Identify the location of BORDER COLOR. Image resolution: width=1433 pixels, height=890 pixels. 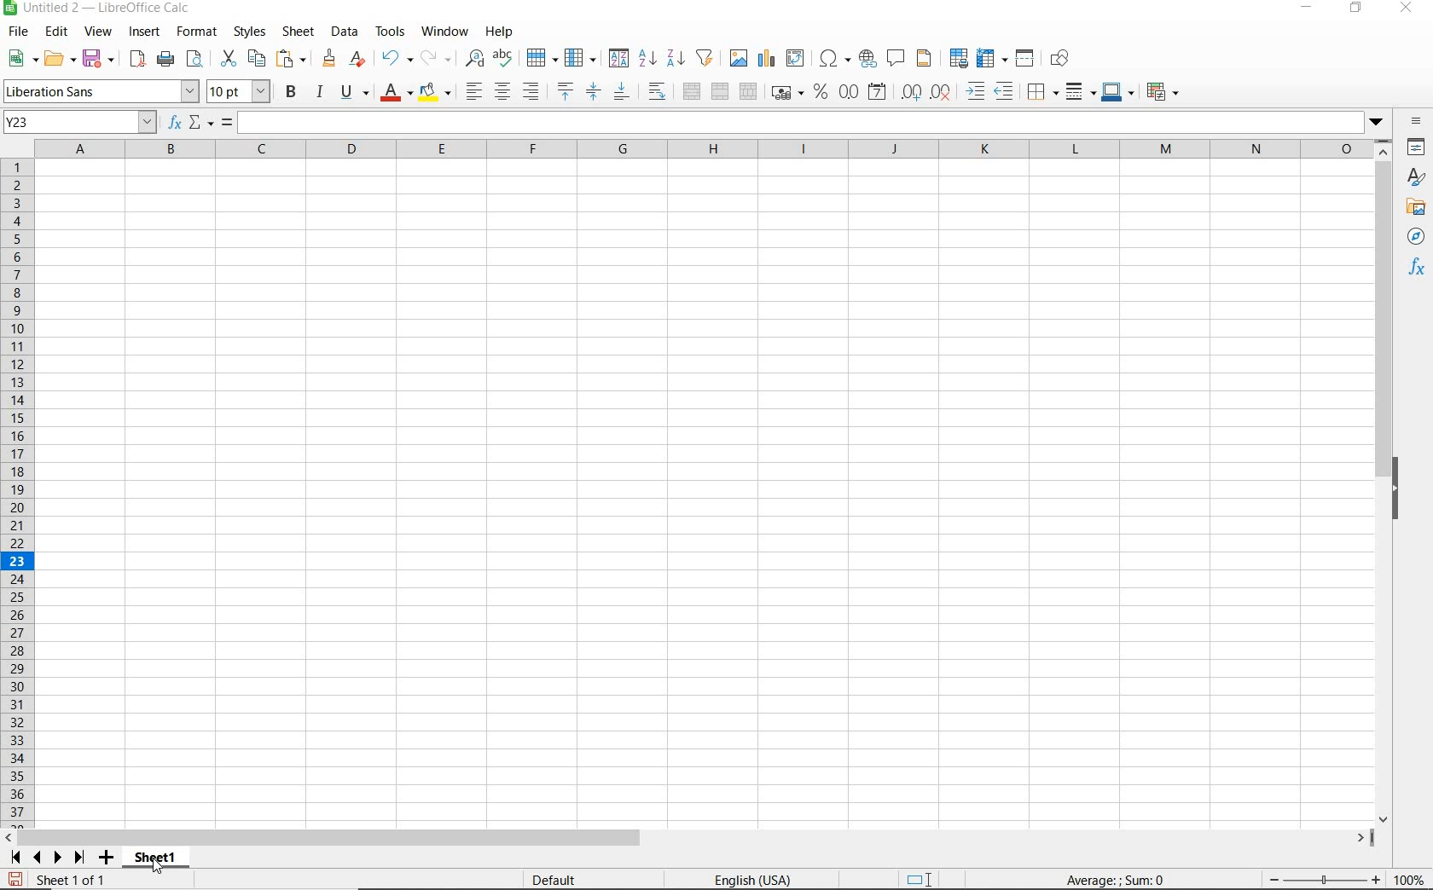
(1117, 91).